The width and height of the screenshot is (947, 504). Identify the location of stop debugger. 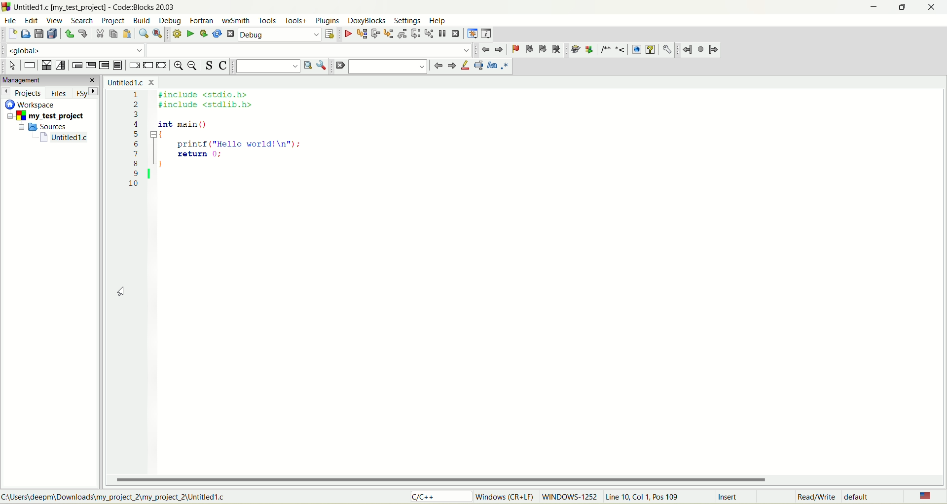
(457, 34).